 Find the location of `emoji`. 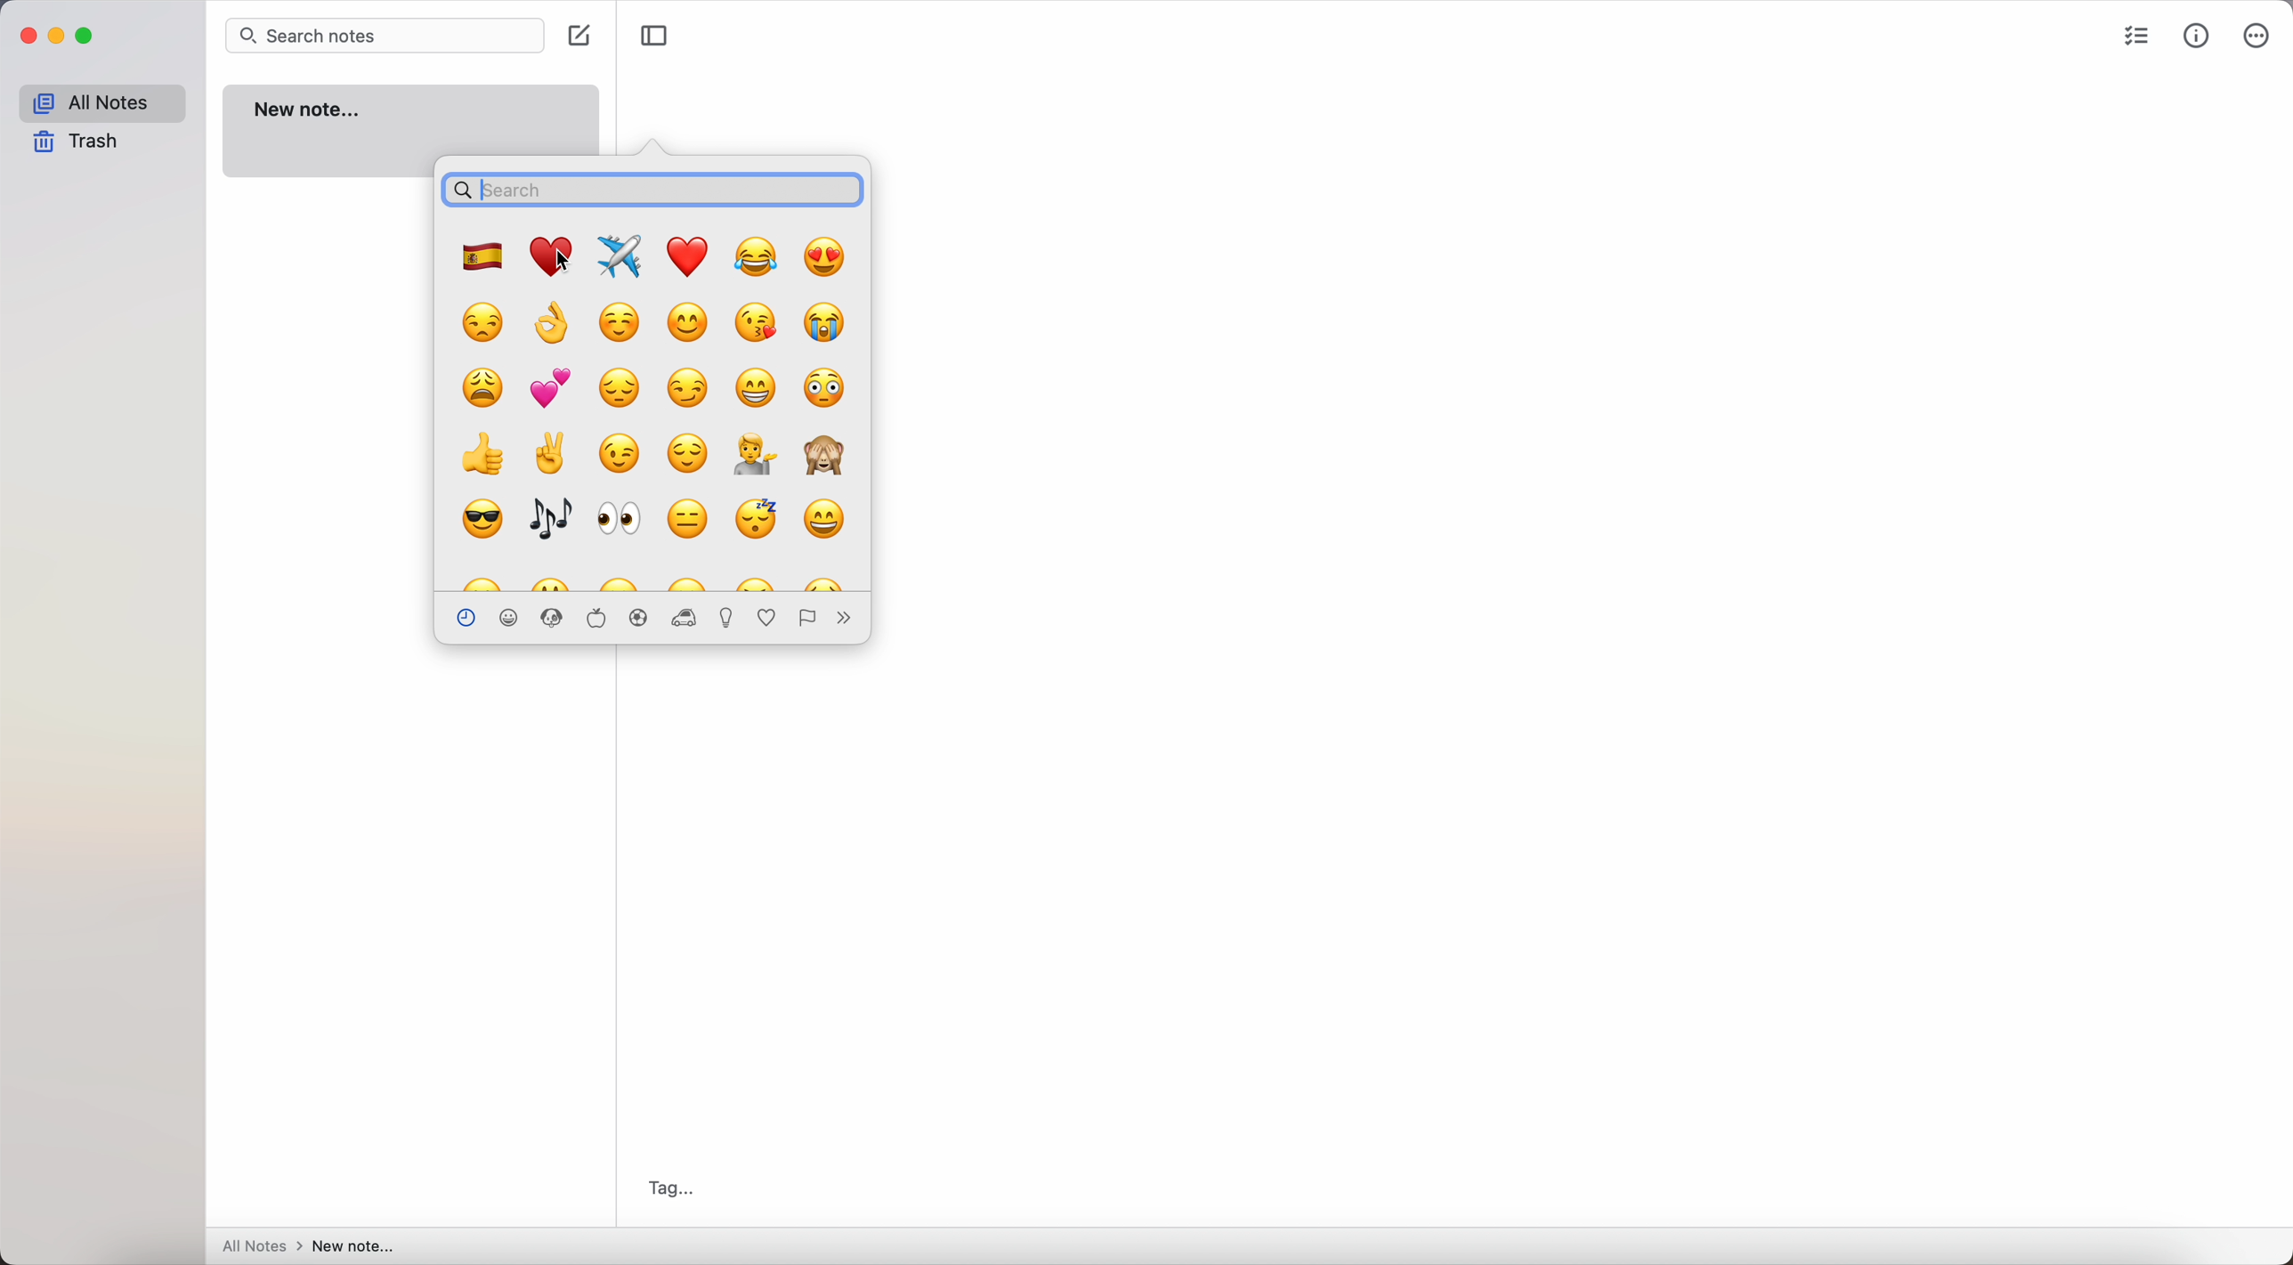

emoji is located at coordinates (693, 454).